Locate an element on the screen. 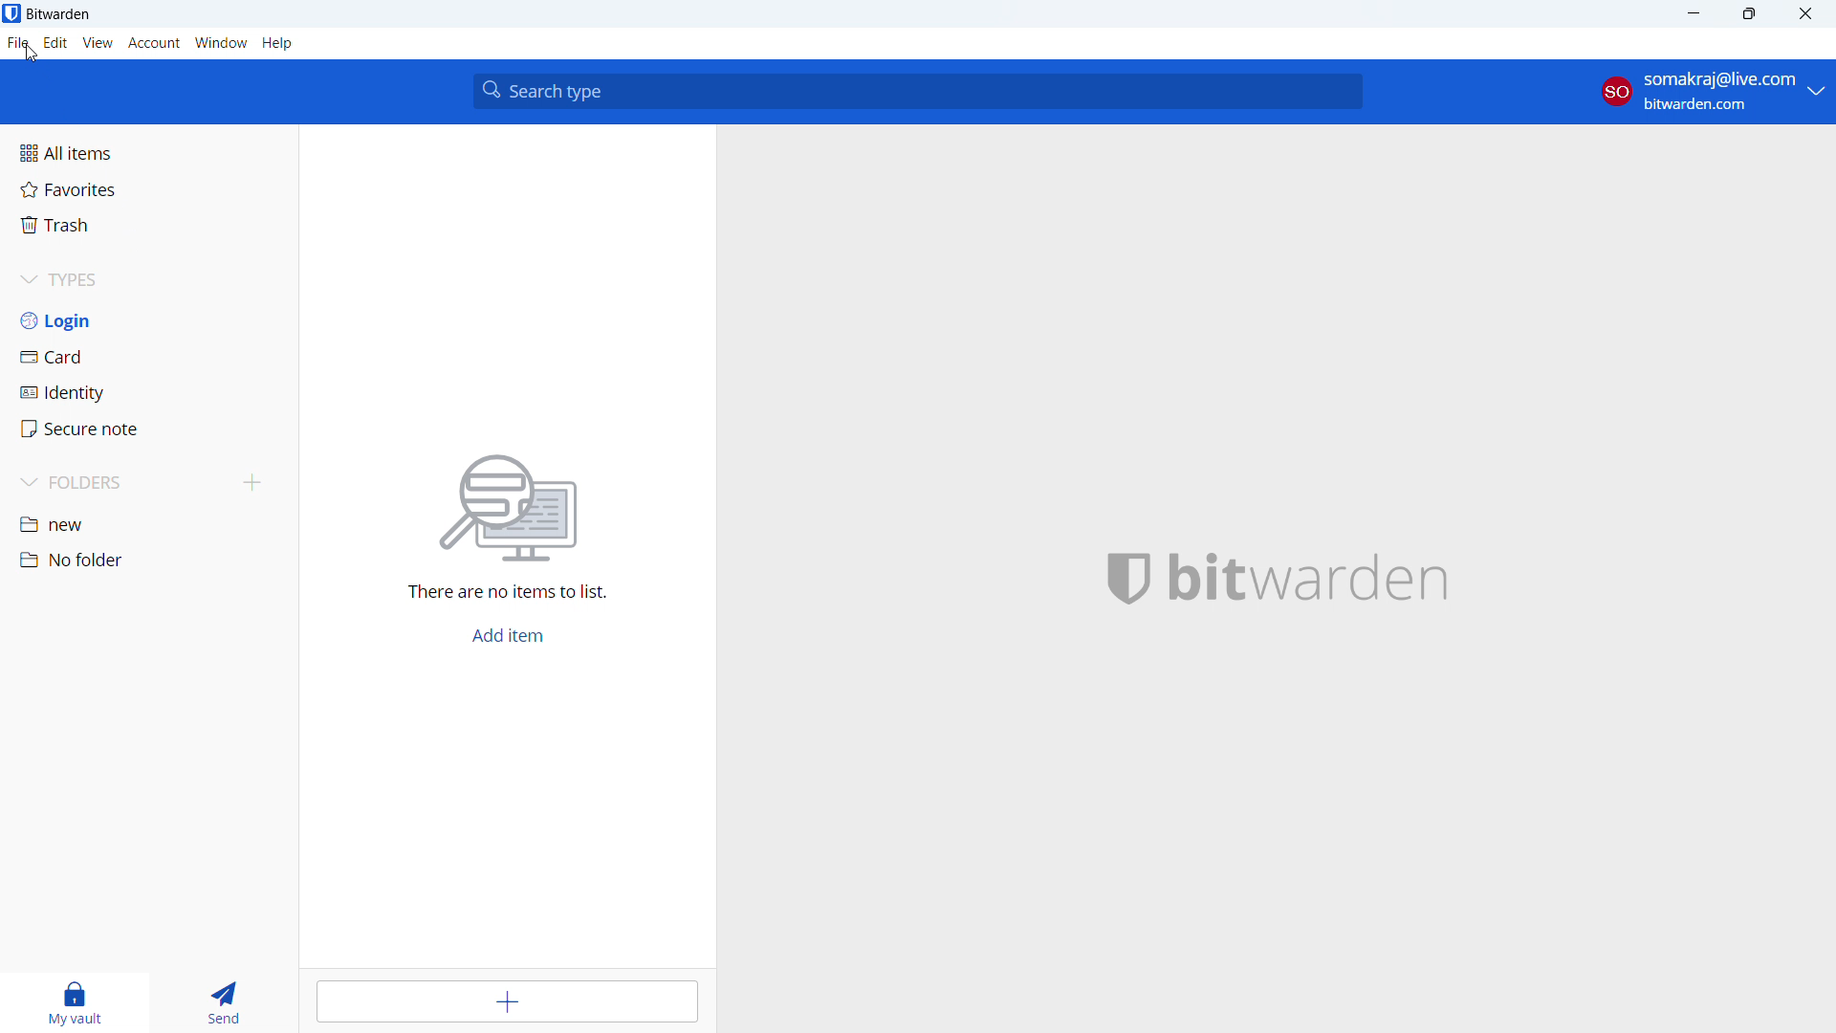 The width and height of the screenshot is (1836, 1033). maximize is located at coordinates (1749, 14).